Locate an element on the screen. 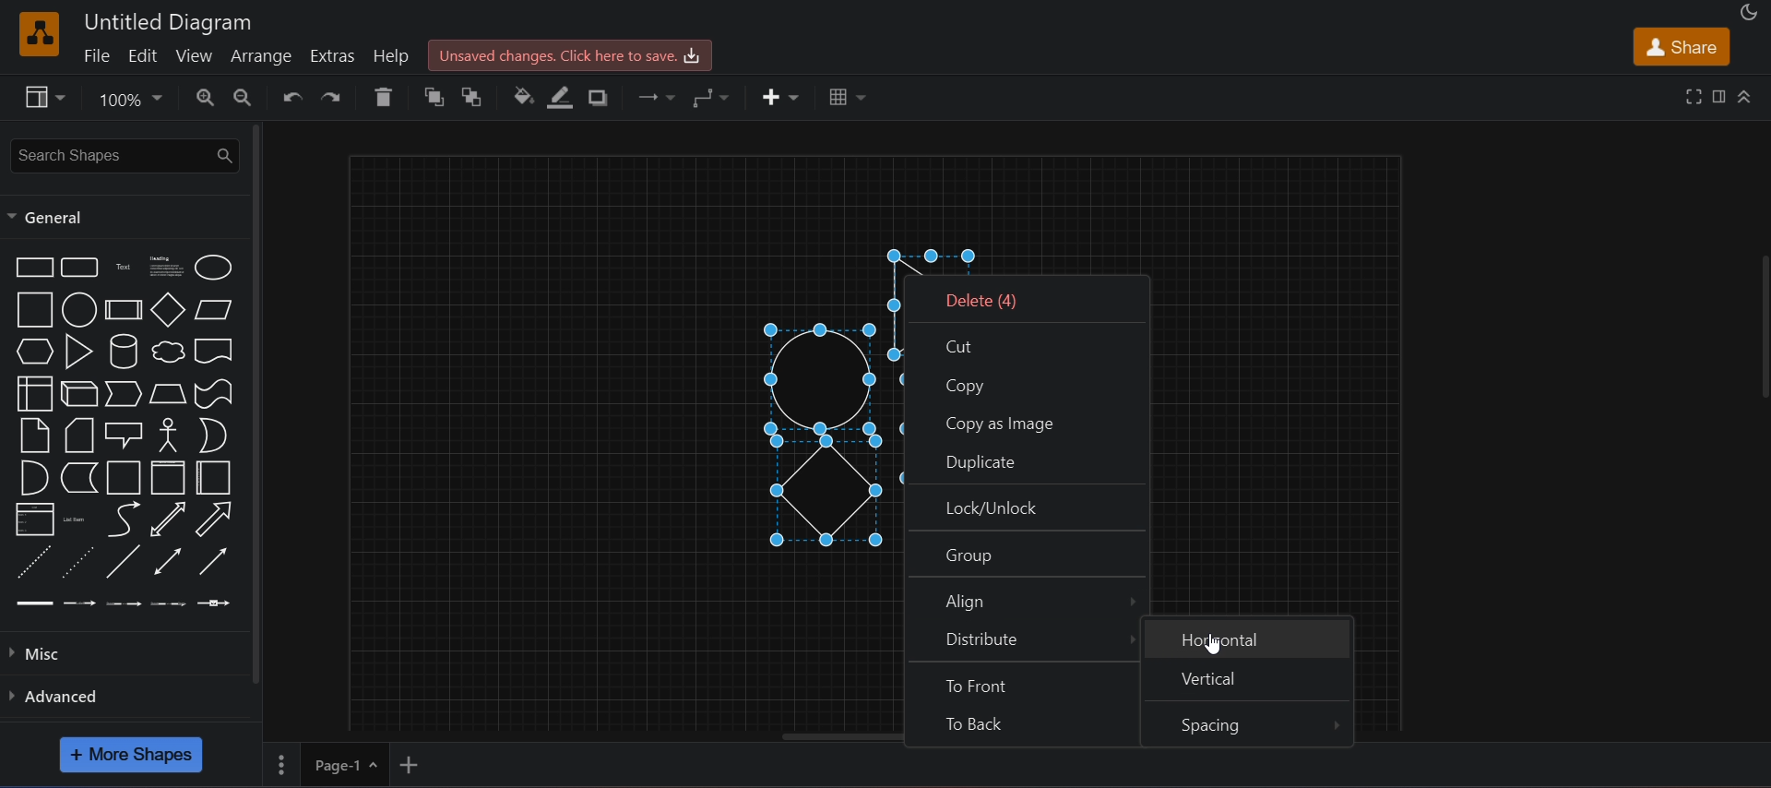 The image size is (1771, 788). vertical scroll bar is located at coordinates (256, 402).